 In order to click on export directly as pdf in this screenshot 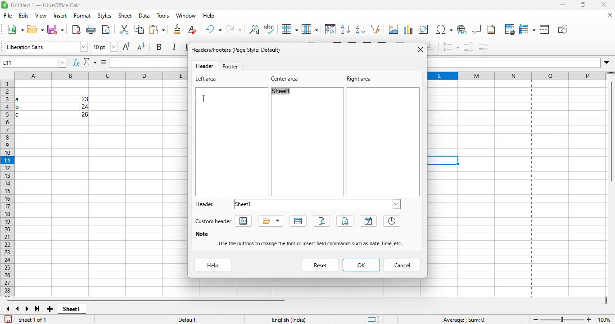, I will do `click(75, 30)`.